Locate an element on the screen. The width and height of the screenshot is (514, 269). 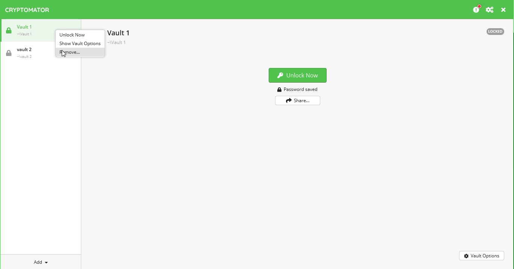
cursor is located at coordinates (64, 54).